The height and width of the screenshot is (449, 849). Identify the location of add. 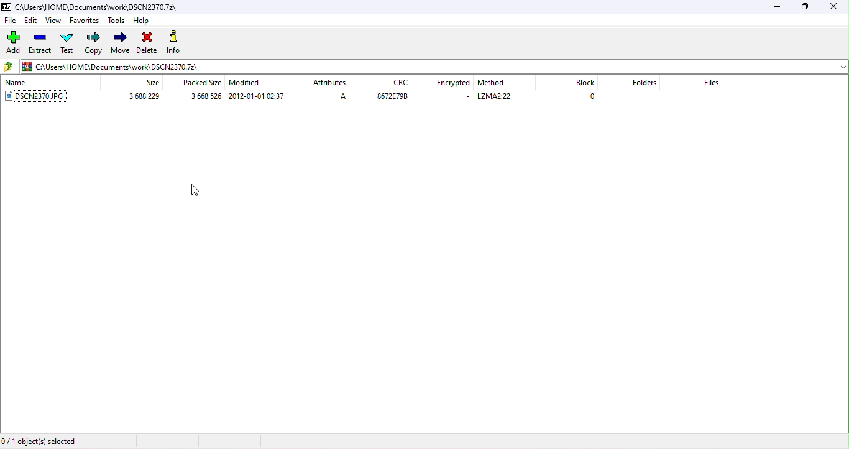
(13, 43).